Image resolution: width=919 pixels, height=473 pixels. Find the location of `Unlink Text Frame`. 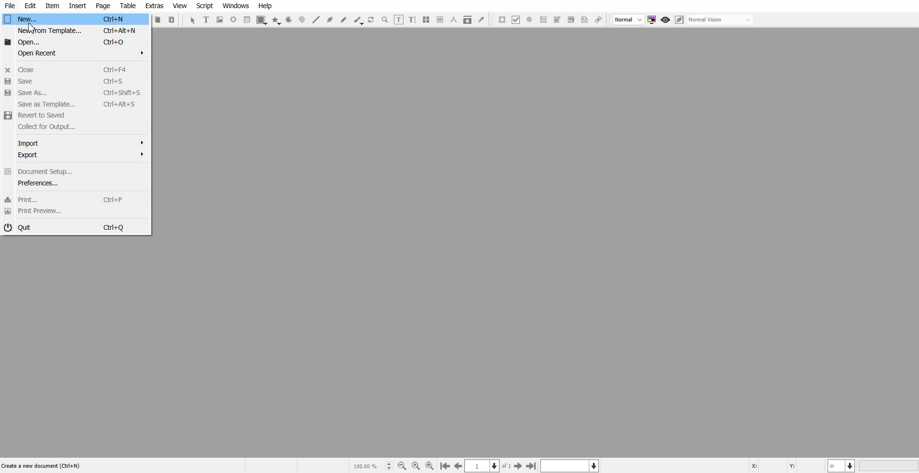

Unlink Text Frame is located at coordinates (440, 20).